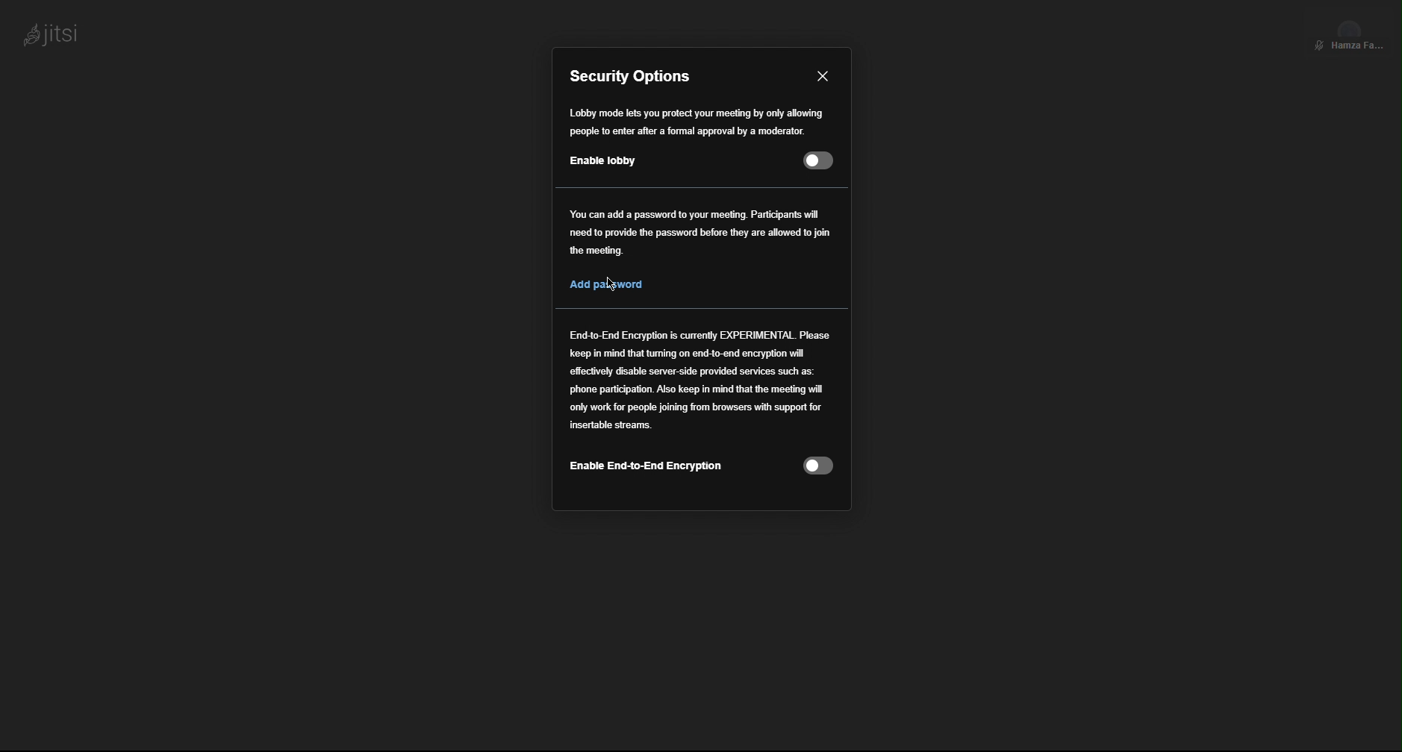 The height and width of the screenshot is (752, 1402). I want to click on Lobby mode lets you protect your meeting by only allowing people to only enter after approval from a moderator, so click(697, 122).